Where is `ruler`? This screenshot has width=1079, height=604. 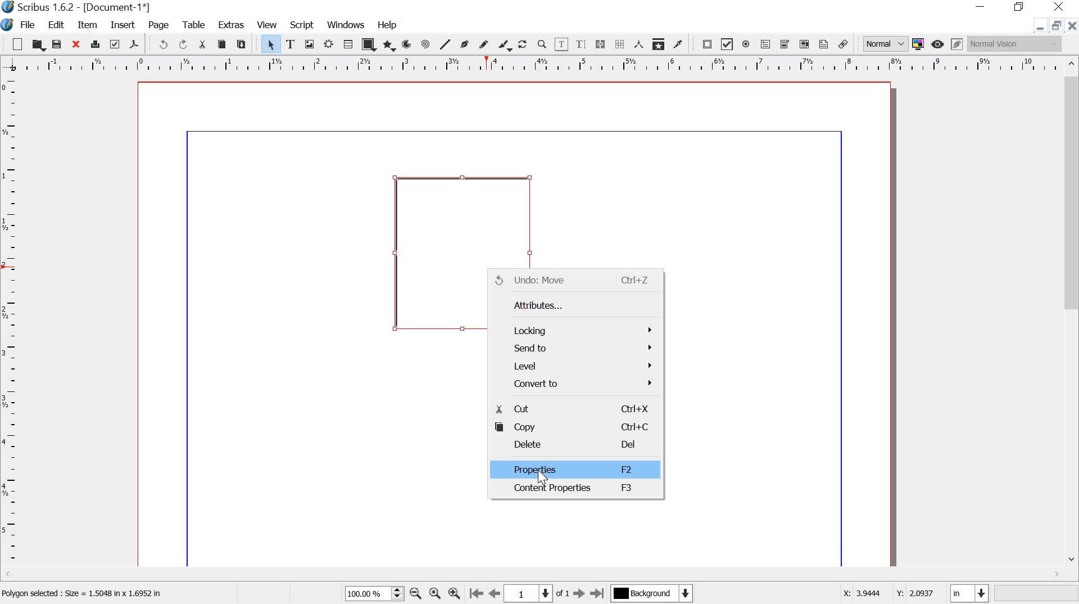
ruler is located at coordinates (532, 64).